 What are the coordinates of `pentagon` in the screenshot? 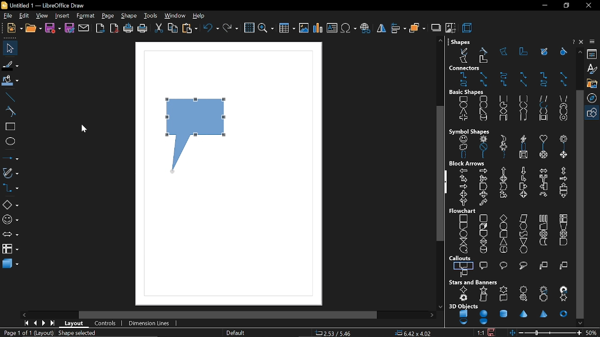 It's located at (483, 186).